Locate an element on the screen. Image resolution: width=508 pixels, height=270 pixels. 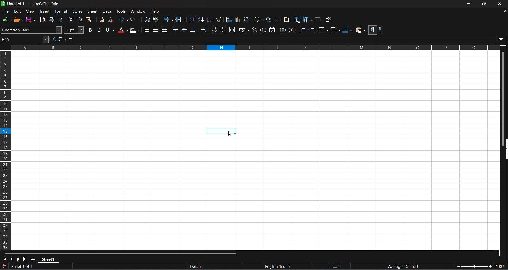
redo is located at coordinates (136, 20).